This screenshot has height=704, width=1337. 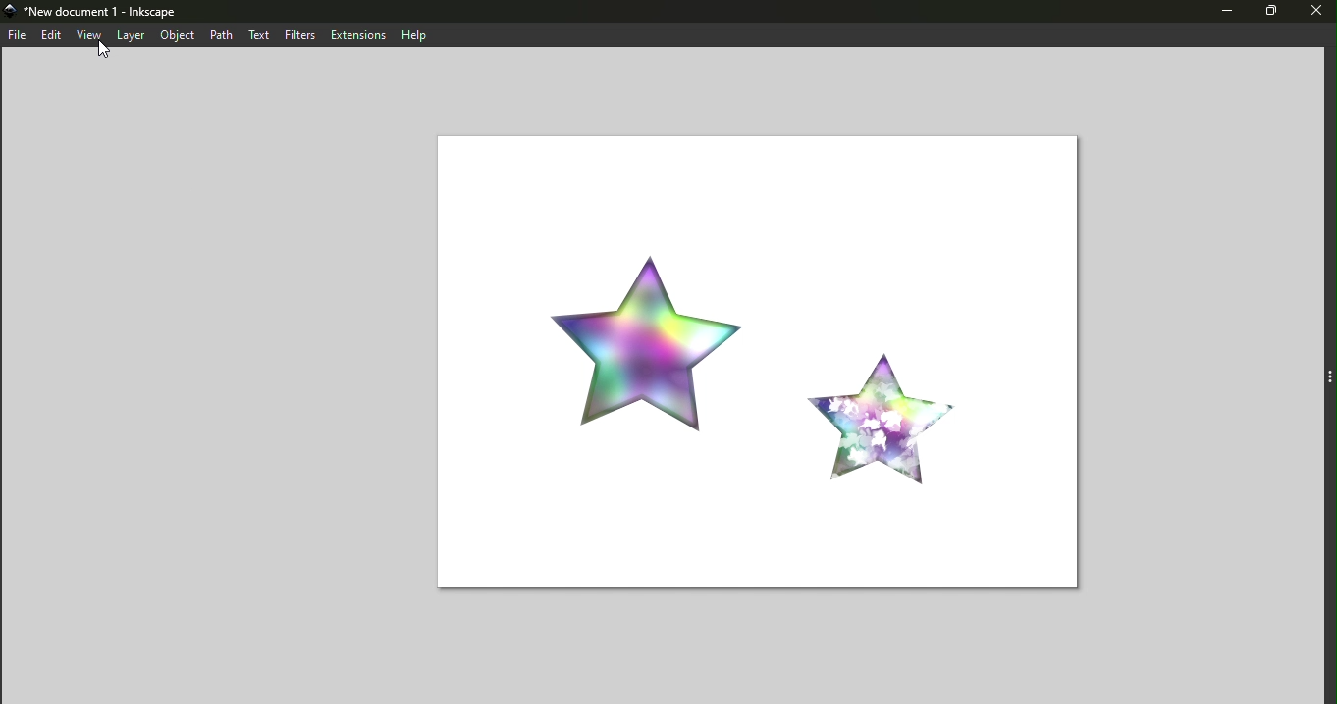 I want to click on Minimize, so click(x=1216, y=13).